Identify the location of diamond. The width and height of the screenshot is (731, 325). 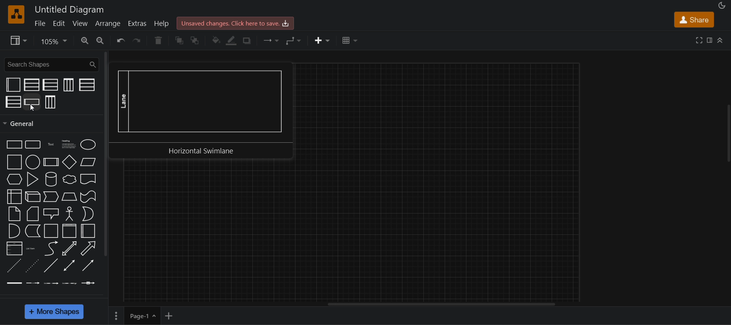
(69, 162).